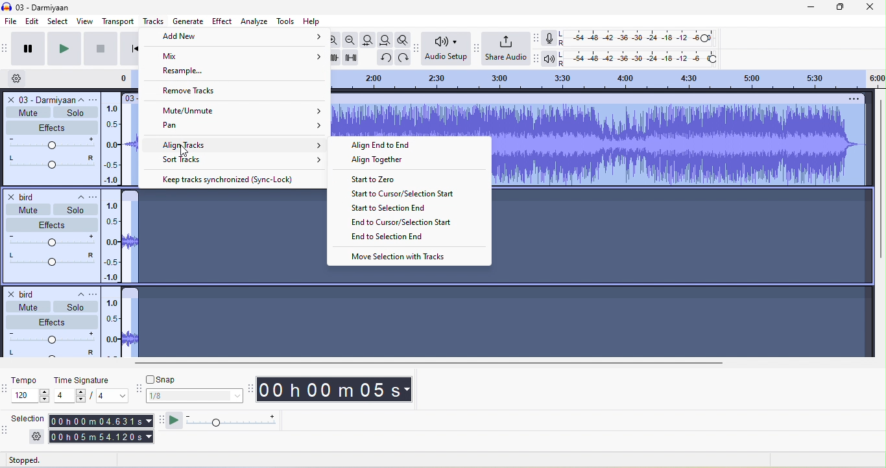 The image size is (886, 468). What do you see at coordinates (315, 20) in the screenshot?
I see `help` at bounding box center [315, 20].